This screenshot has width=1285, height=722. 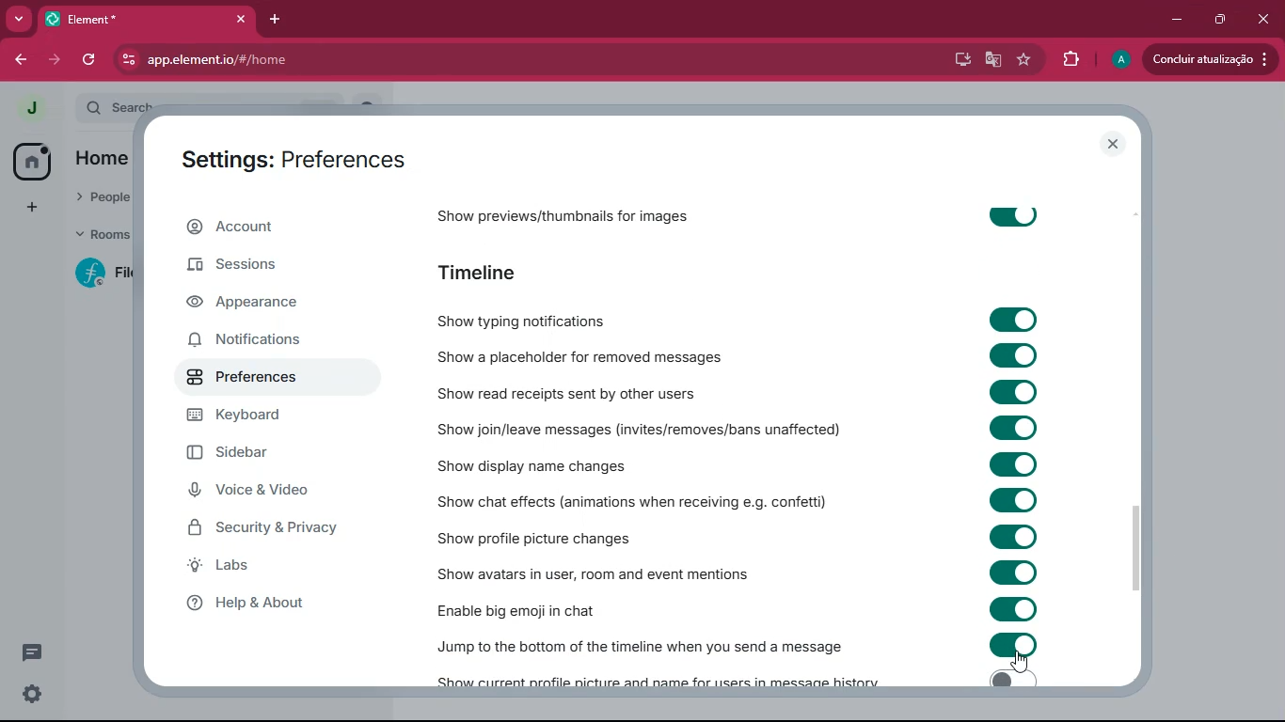 What do you see at coordinates (257, 341) in the screenshot?
I see `notifications` at bounding box center [257, 341].